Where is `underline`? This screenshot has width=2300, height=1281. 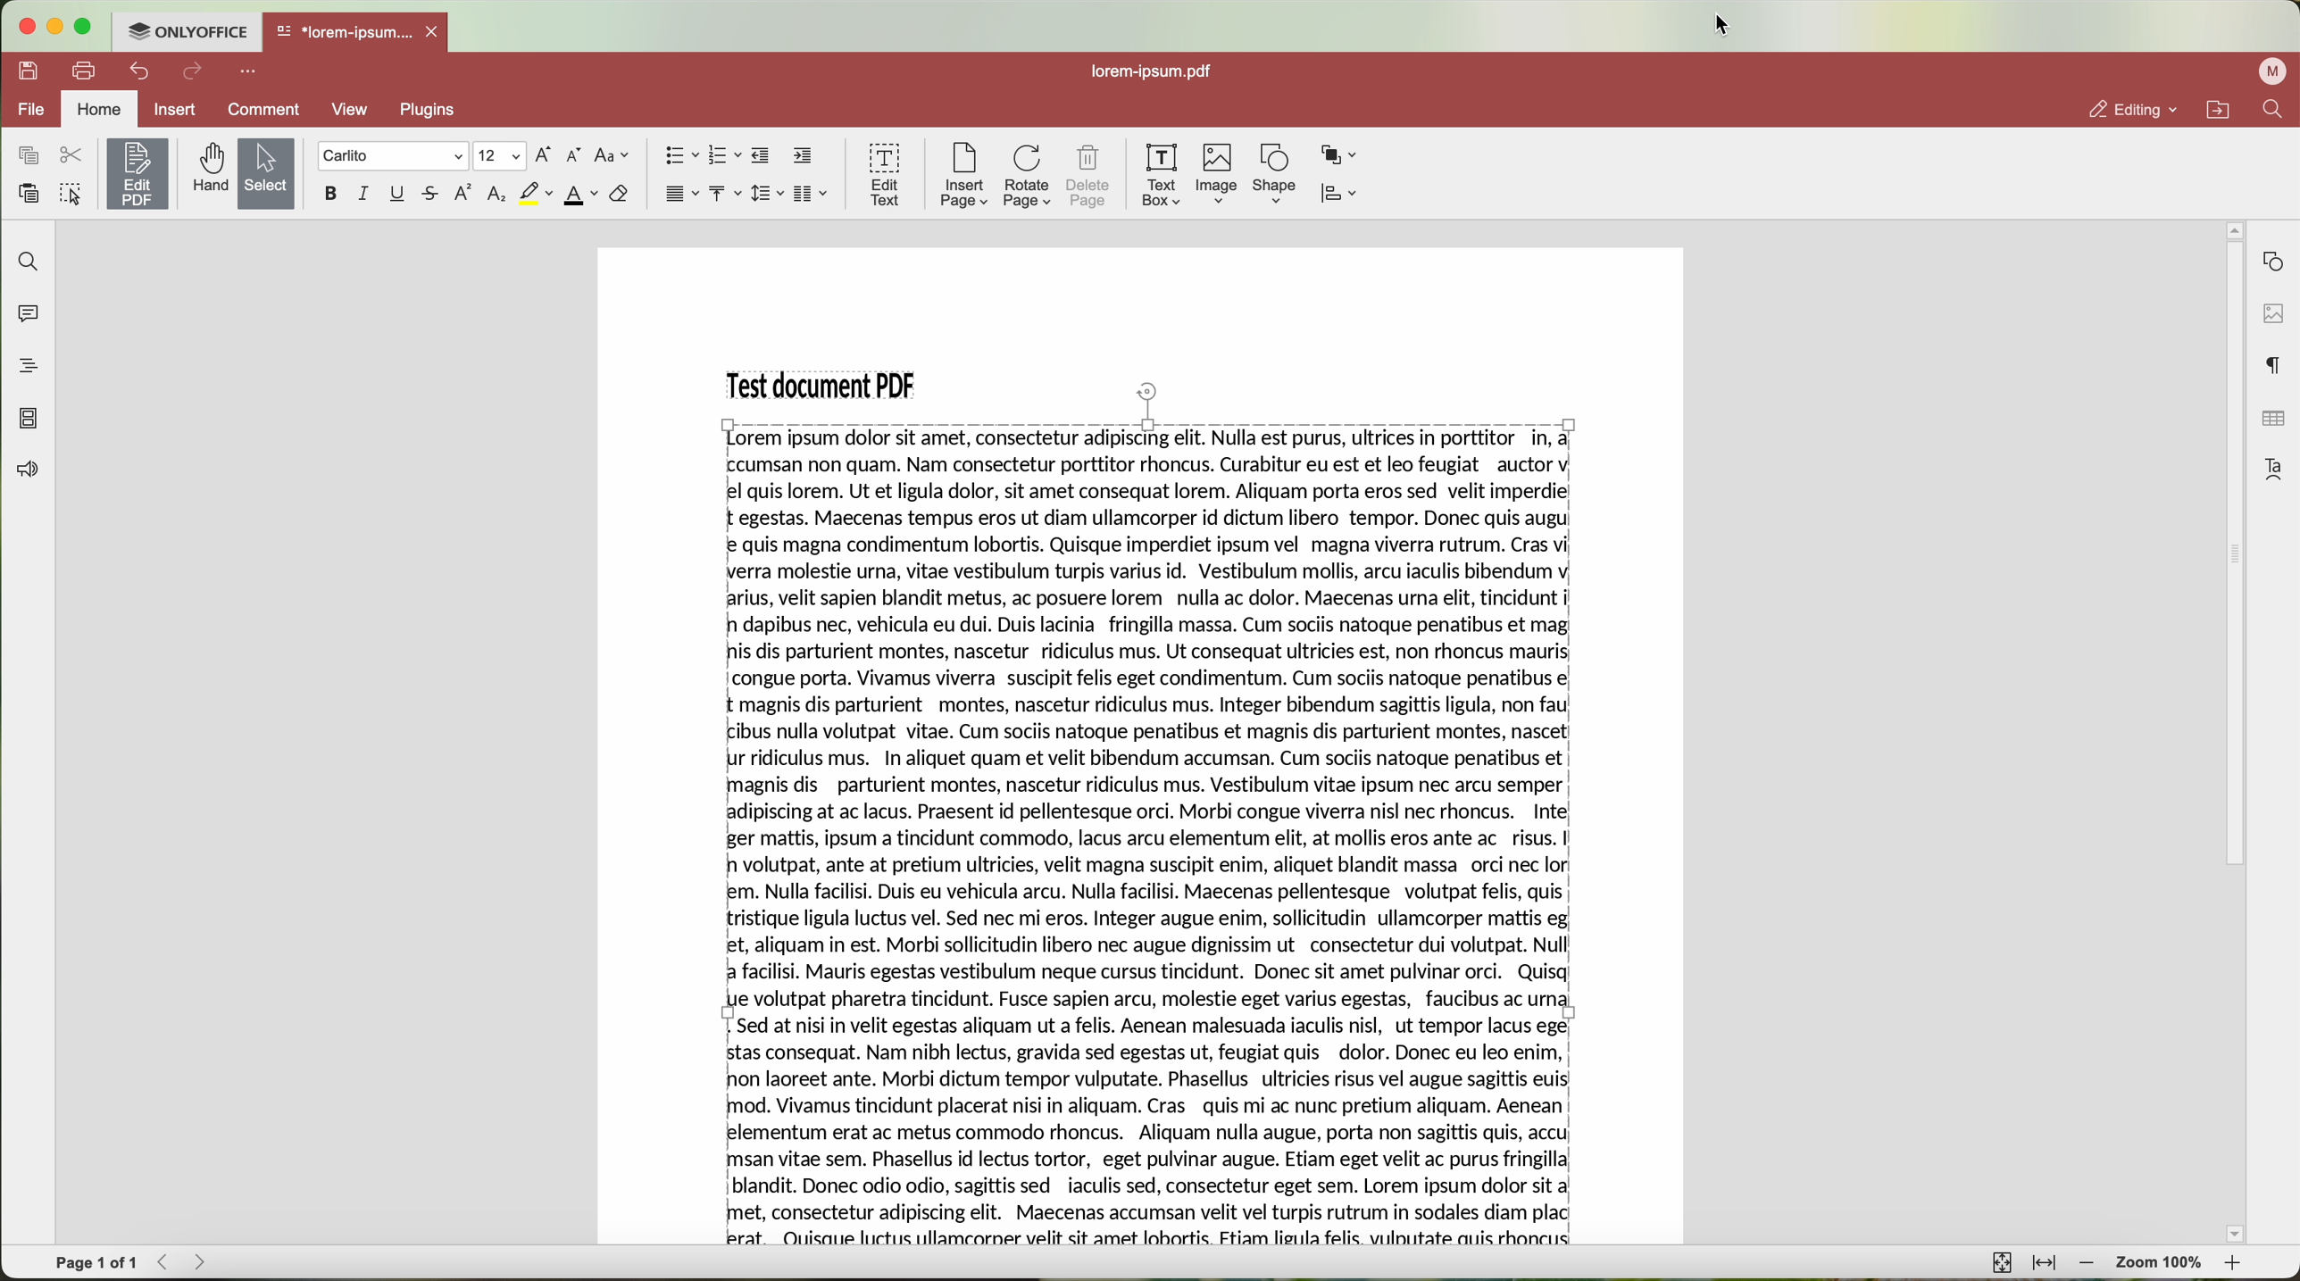 underline is located at coordinates (400, 194).